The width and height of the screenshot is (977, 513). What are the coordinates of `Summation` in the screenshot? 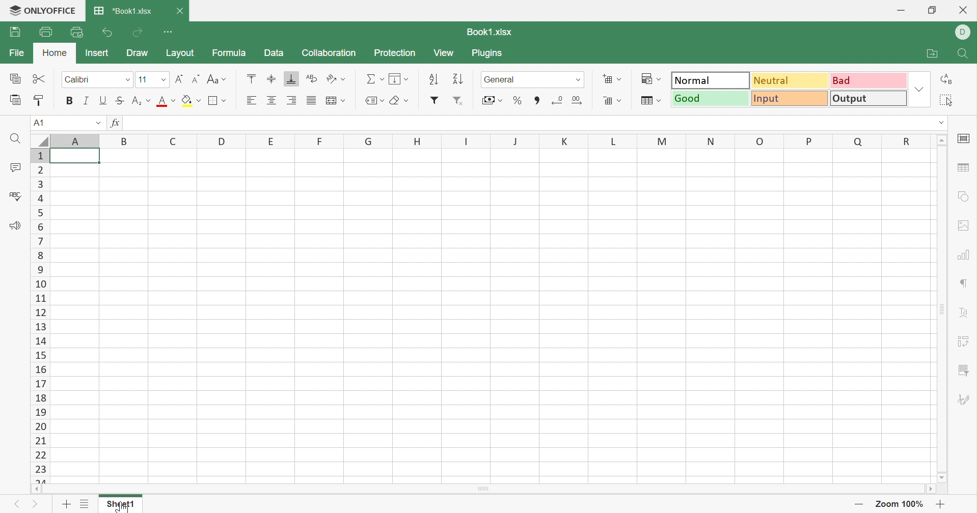 It's located at (374, 76).